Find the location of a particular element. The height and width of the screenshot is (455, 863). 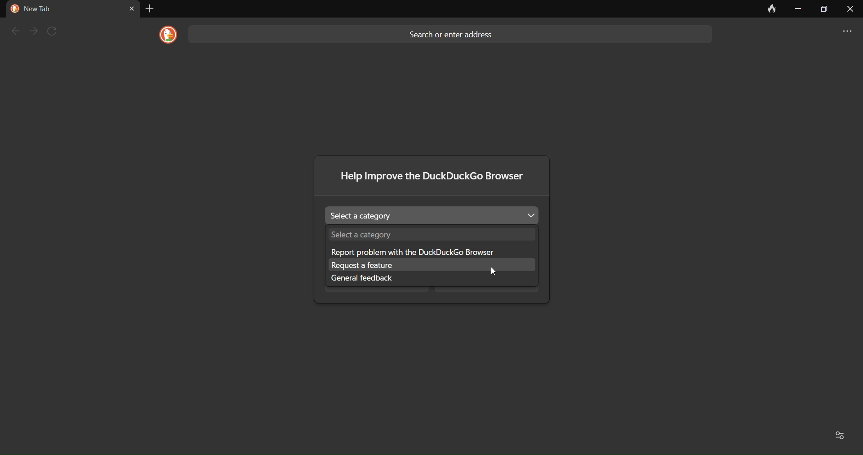

Select a category is located at coordinates (431, 234).